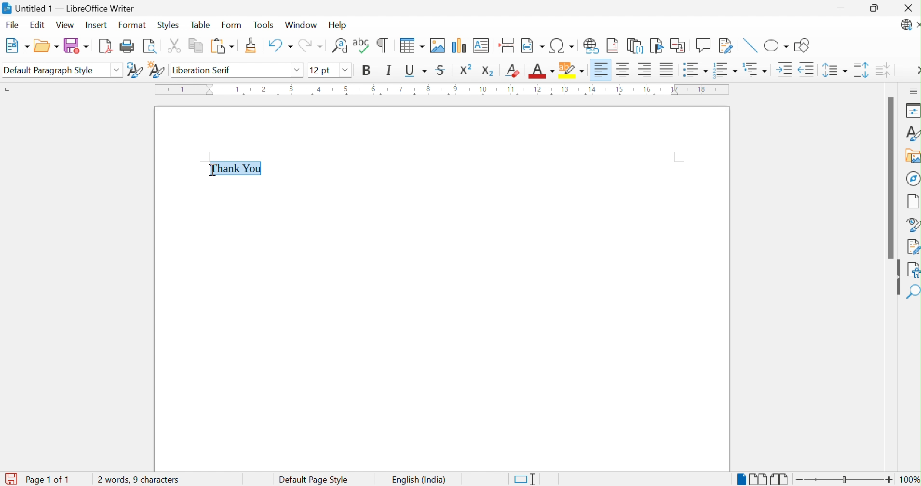 The image size is (921, 486). What do you see at coordinates (613, 46) in the screenshot?
I see `Insert Footnote` at bounding box center [613, 46].